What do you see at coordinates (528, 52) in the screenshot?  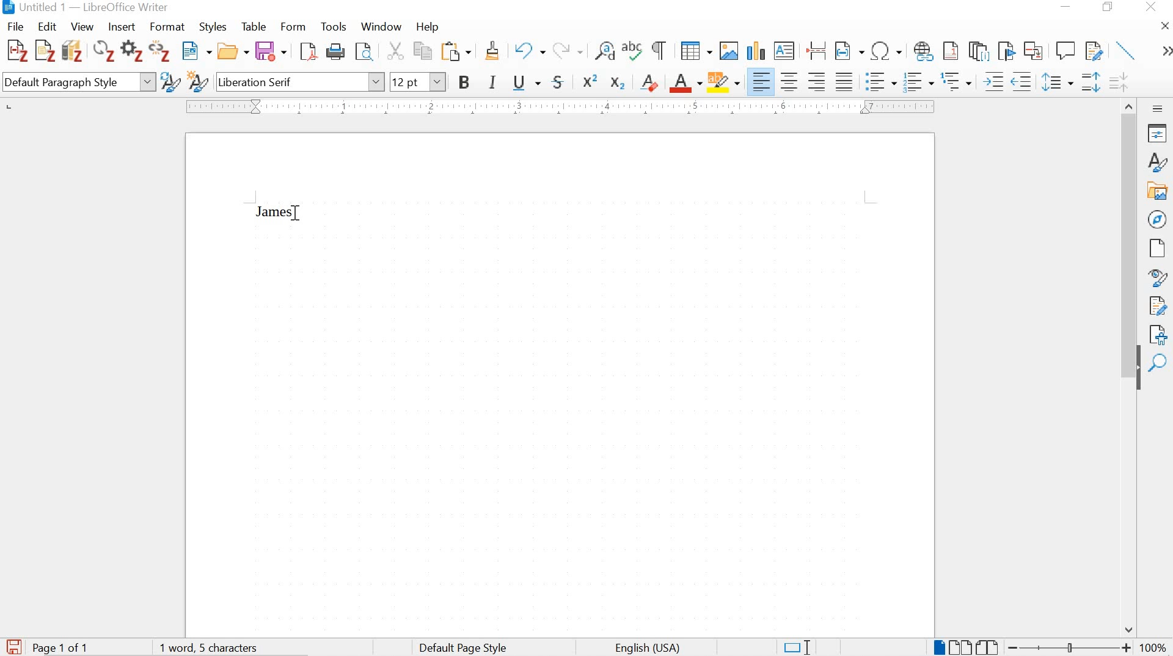 I see `undo` at bounding box center [528, 52].